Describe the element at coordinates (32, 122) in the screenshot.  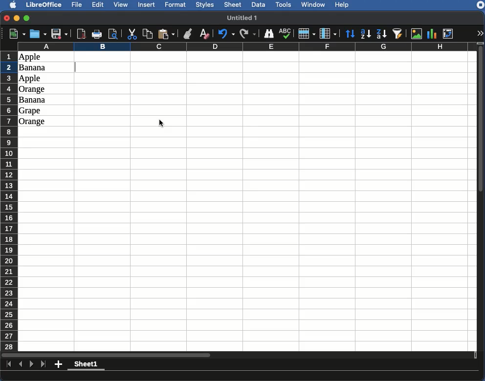
I see `Orange` at that location.